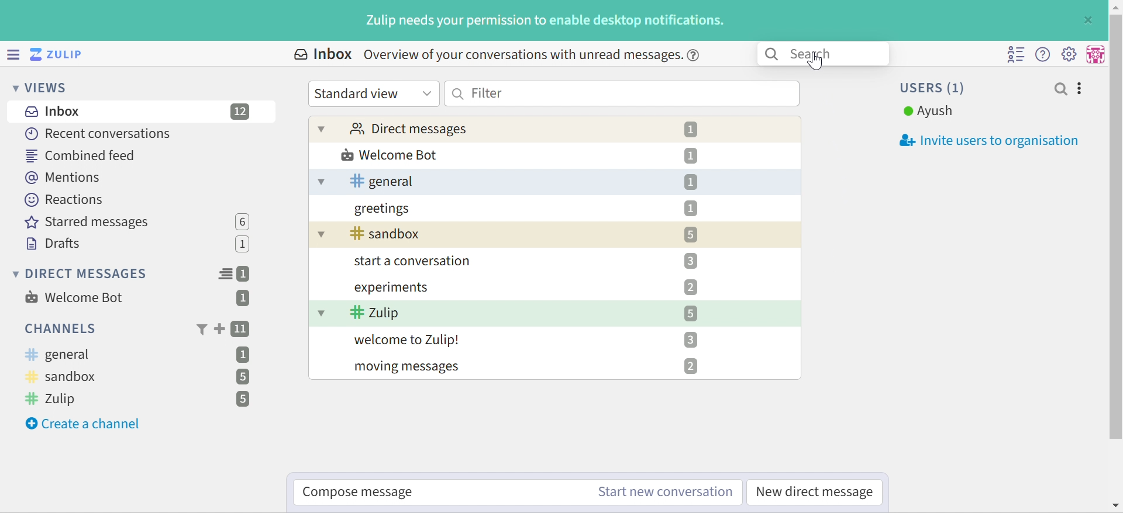 This screenshot has width=1123, height=513. What do you see at coordinates (66, 377) in the screenshot?
I see `sandbox` at bounding box center [66, 377].